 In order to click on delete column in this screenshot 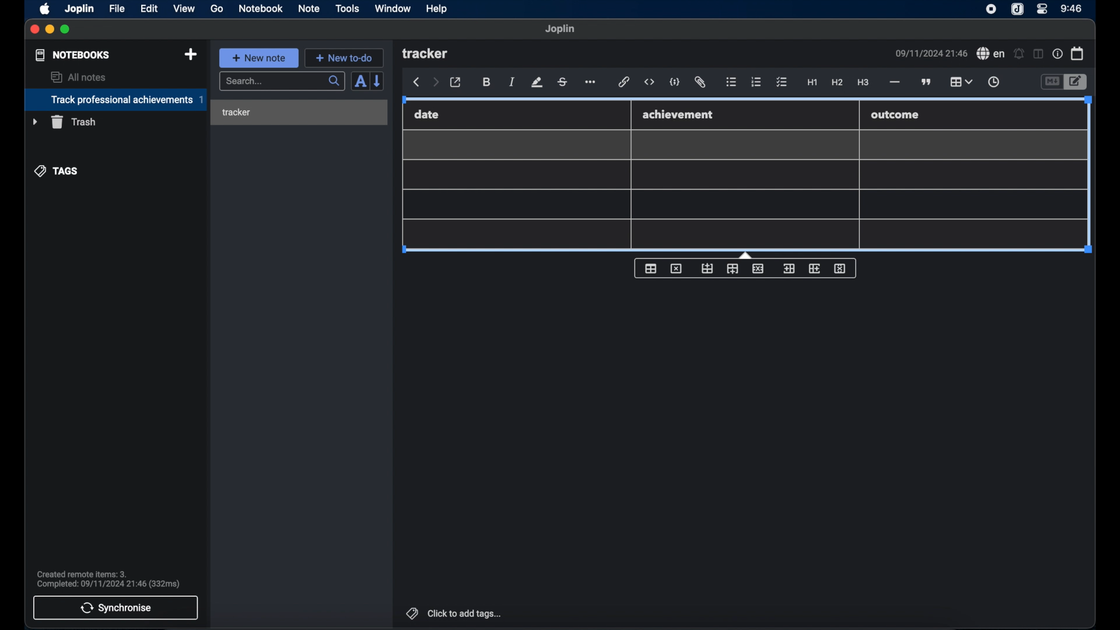, I will do `click(841, 269)`.